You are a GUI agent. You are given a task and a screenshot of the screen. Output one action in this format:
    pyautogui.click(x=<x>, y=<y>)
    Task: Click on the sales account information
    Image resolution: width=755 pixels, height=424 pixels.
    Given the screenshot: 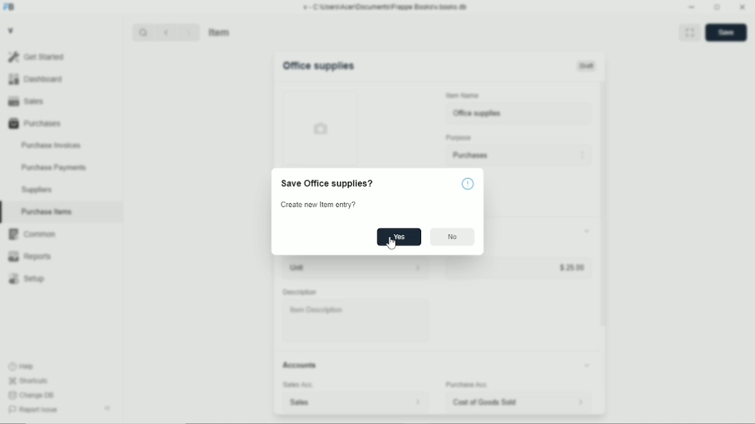 What is the action you would take?
    pyautogui.click(x=418, y=402)
    